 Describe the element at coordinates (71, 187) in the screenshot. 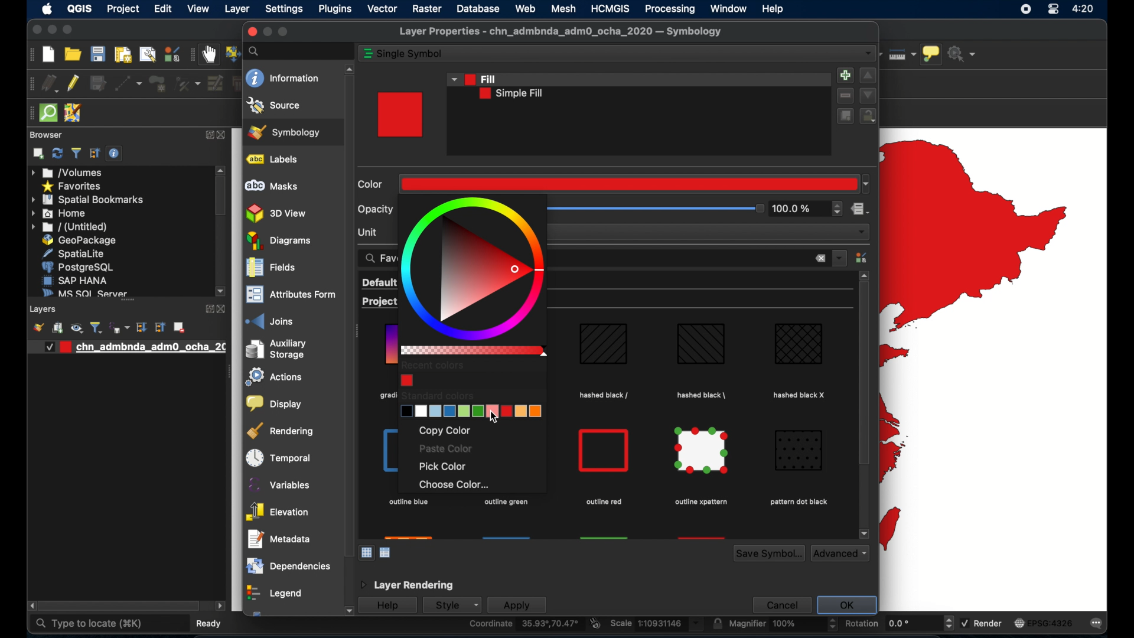

I see `favorites` at that location.